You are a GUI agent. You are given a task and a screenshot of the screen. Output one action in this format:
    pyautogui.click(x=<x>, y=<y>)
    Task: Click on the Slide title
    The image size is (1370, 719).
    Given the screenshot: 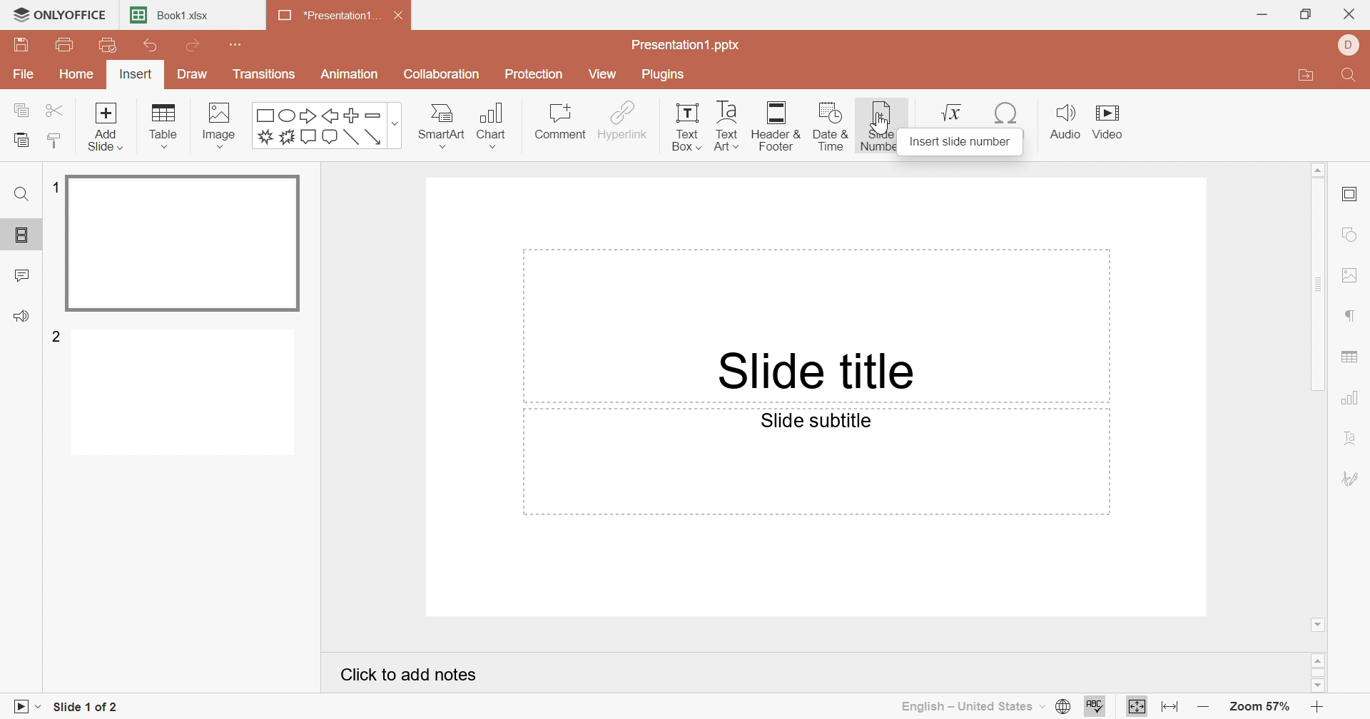 What is the action you would take?
    pyautogui.click(x=813, y=369)
    